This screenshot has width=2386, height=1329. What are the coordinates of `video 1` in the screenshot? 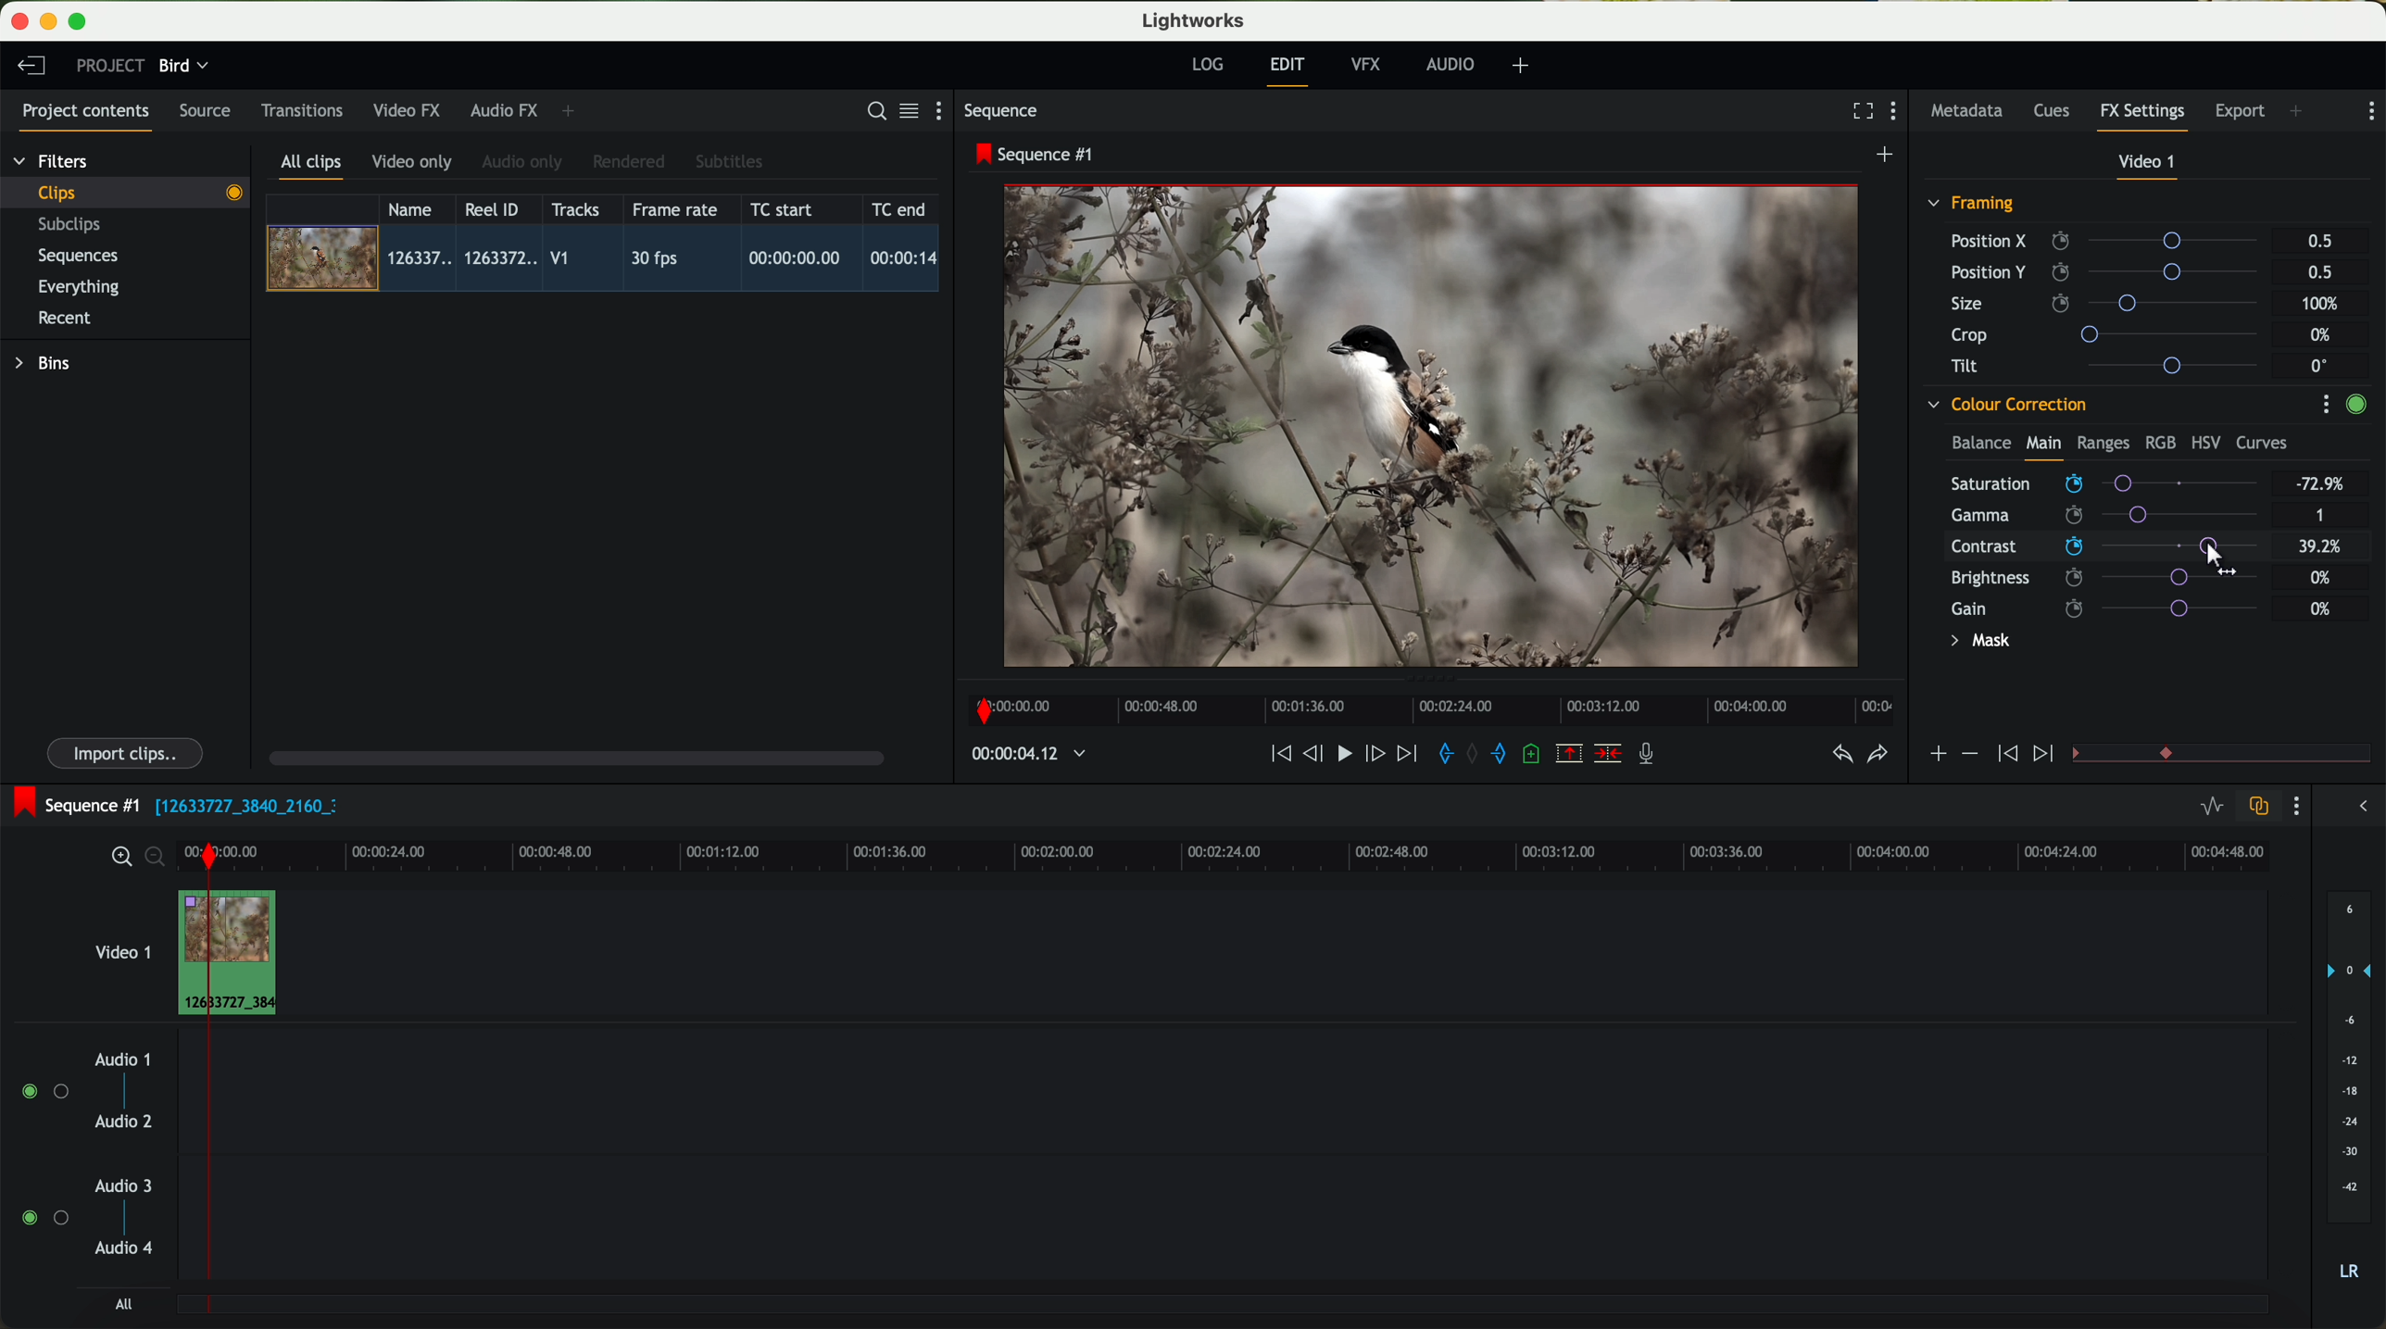 It's located at (120, 948).